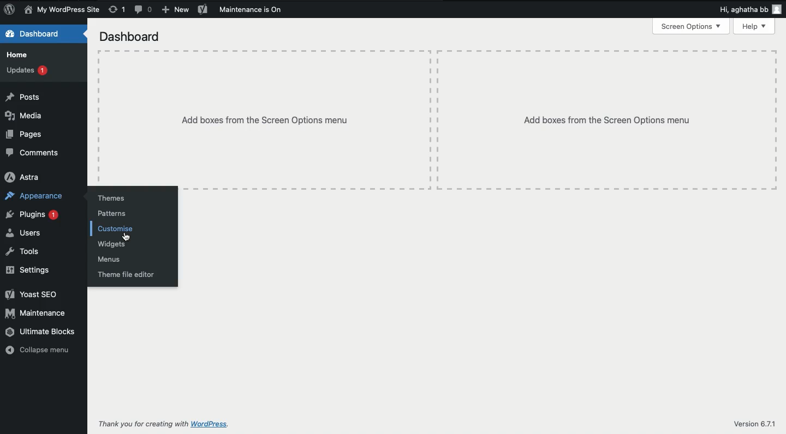 This screenshot has width=786, height=434. What do you see at coordinates (204, 9) in the screenshot?
I see `Yoast` at bounding box center [204, 9].